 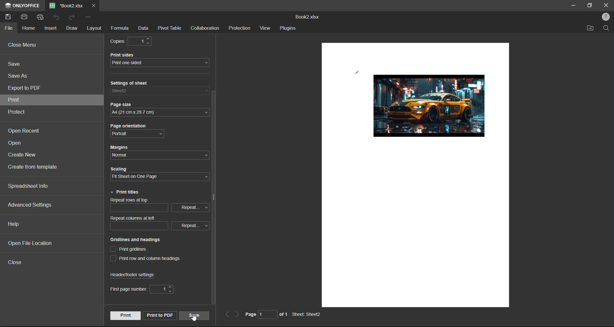 What do you see at coordinates (289, 28) in the screenshot?
I see `plugins` at bounding box center [289, 28].